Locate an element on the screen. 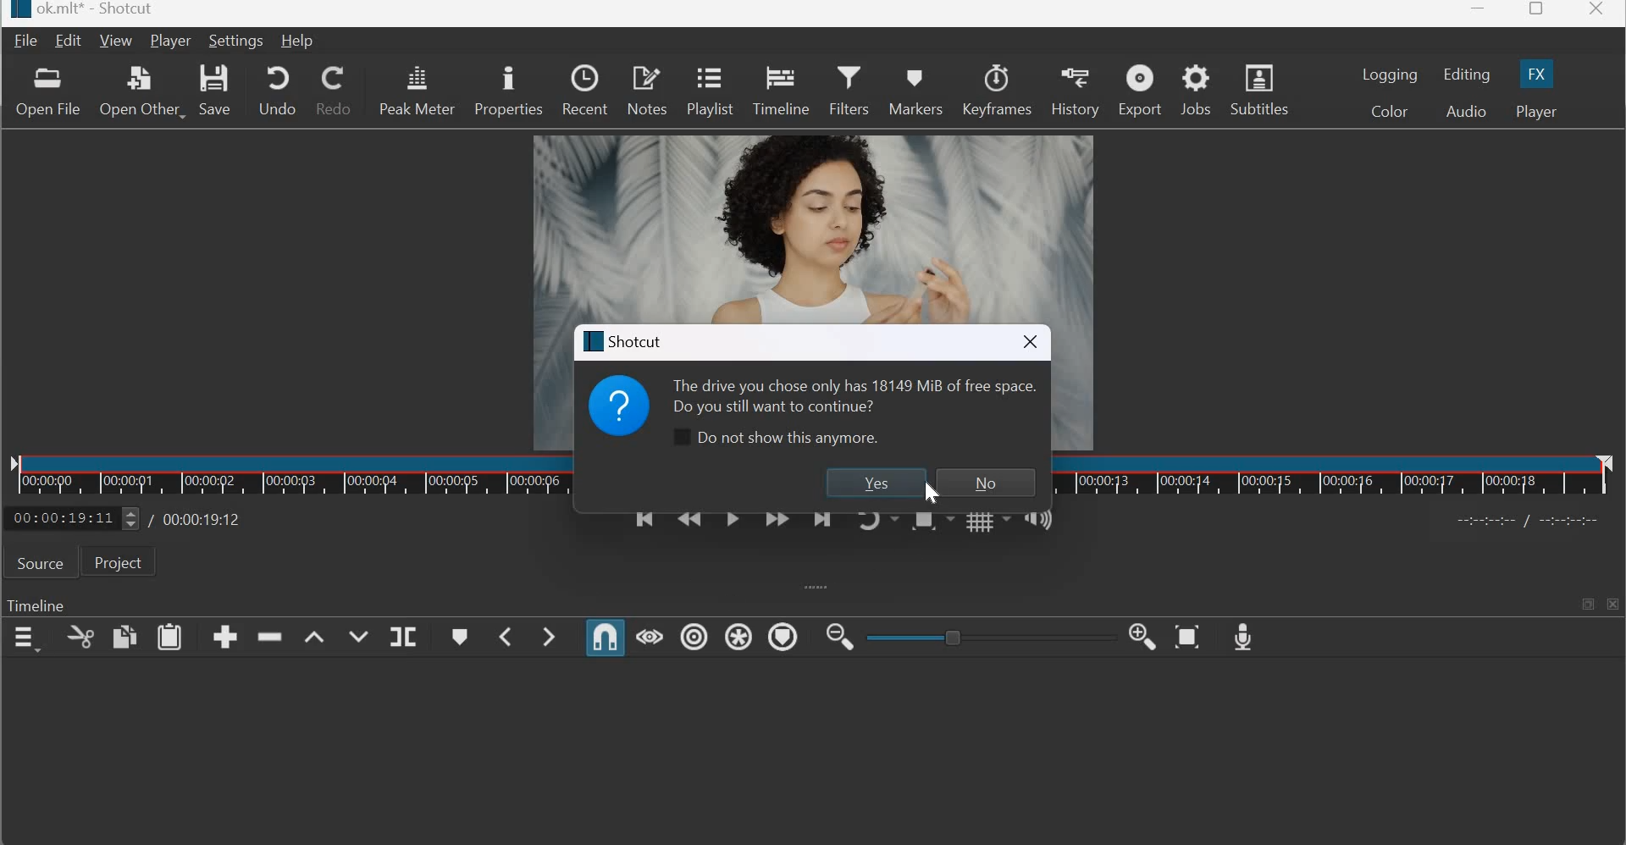 This screenshot has width=1626, height=845. Ripple is located at coordinates (694, 637).